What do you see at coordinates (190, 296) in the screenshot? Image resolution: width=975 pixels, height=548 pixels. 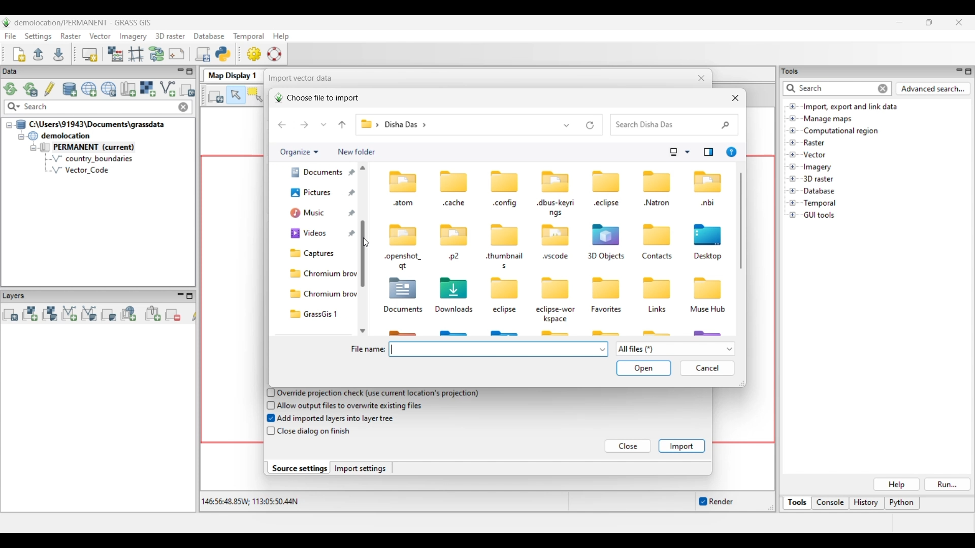 I see `Maximize Layers panel` at bounding box center [190, 296].